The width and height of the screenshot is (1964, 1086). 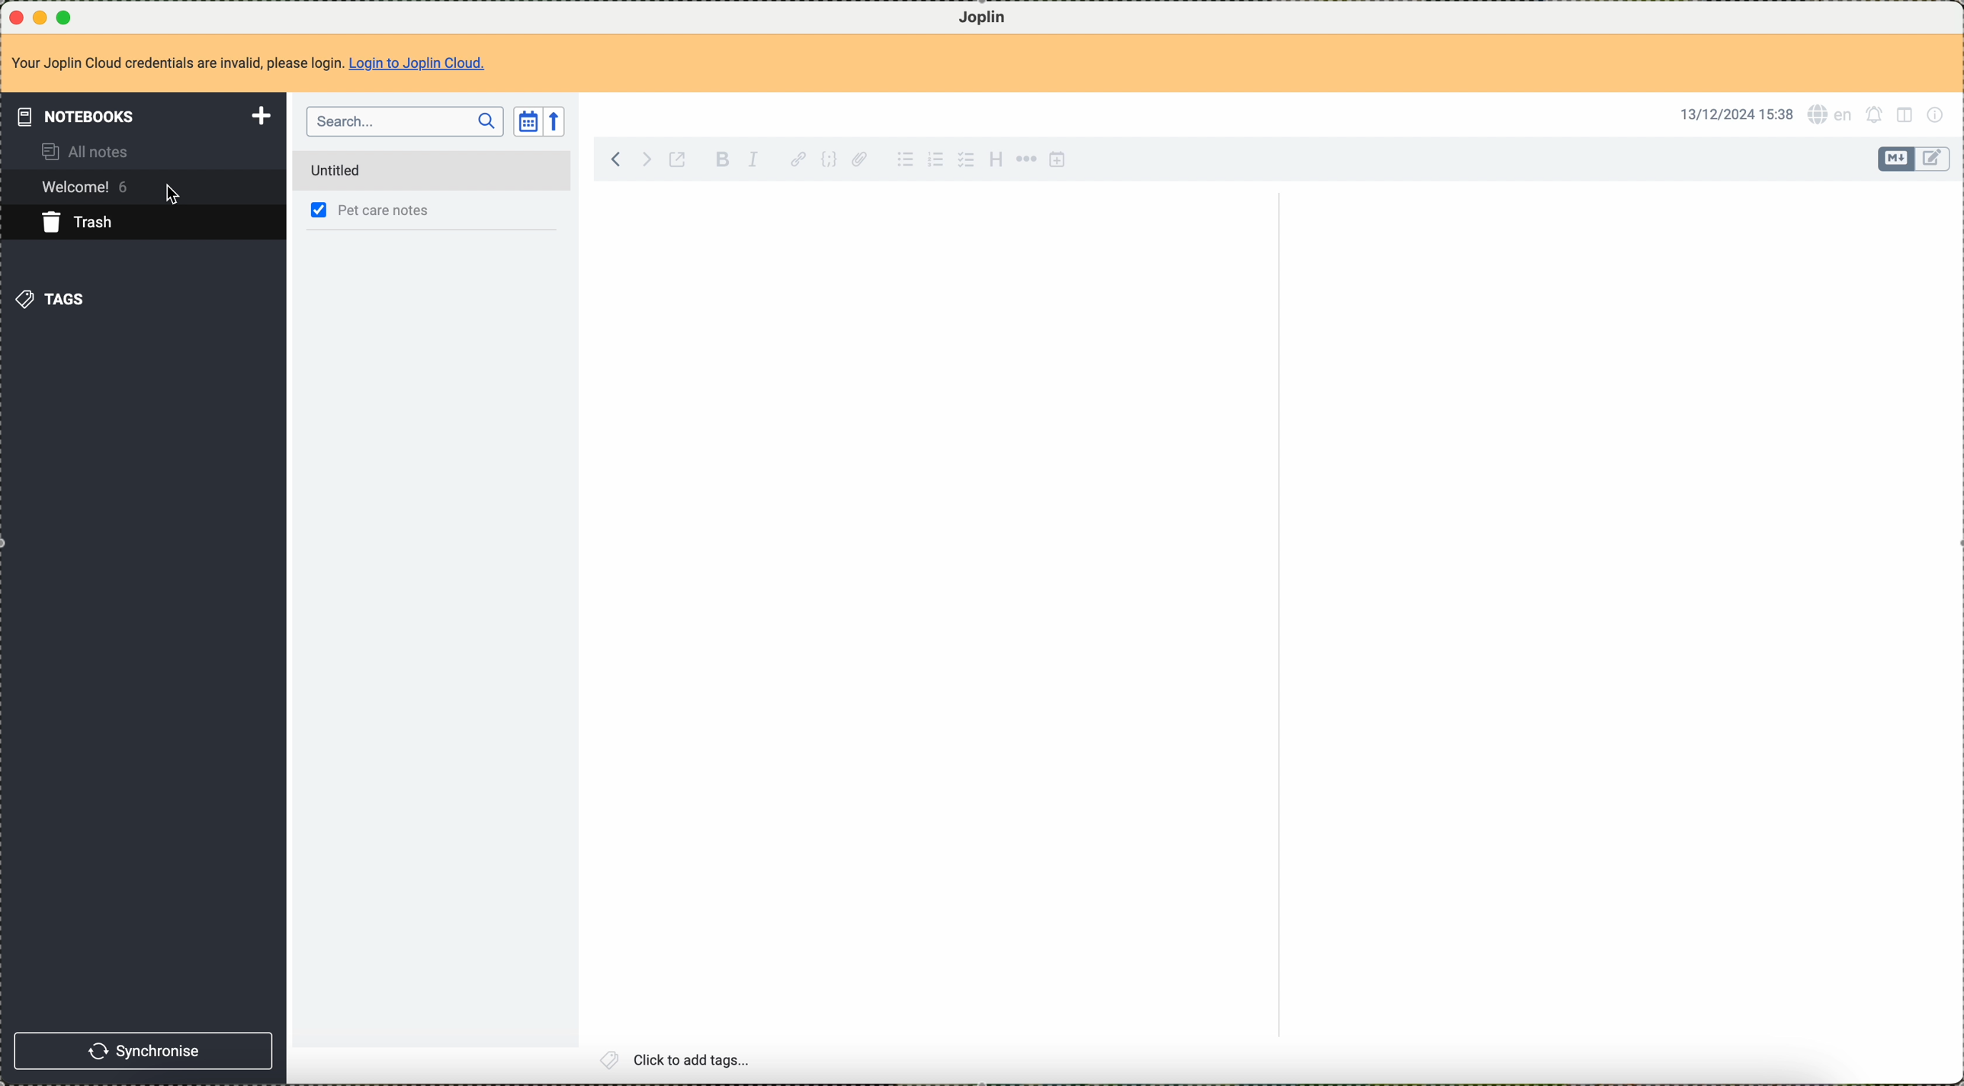 I want to click on welcome, so click(x=91, y=187).